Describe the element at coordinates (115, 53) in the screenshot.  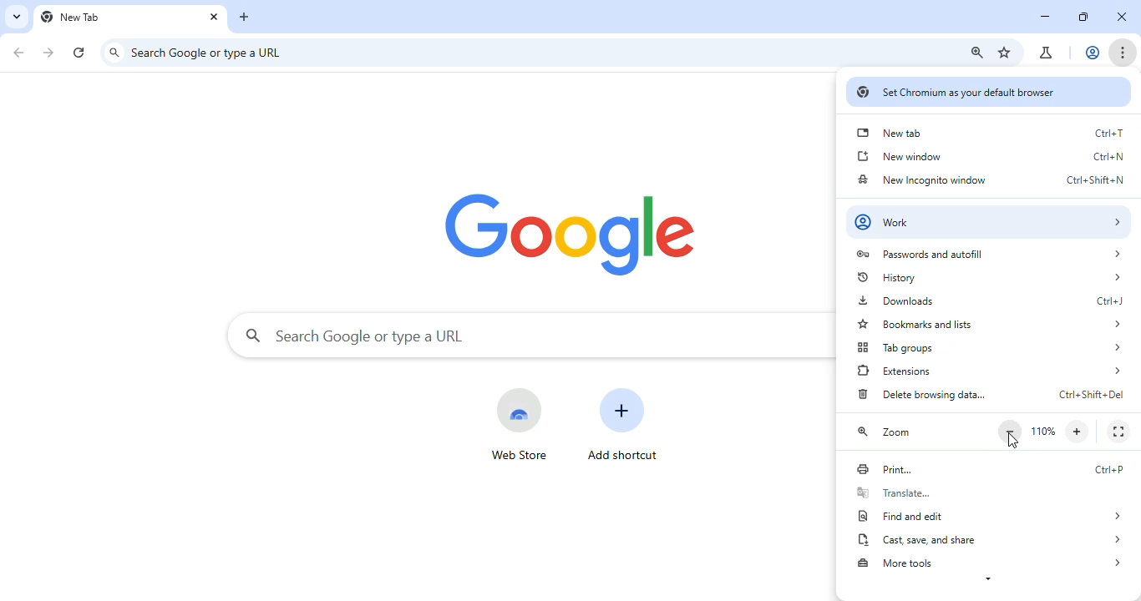
I see `search icon` at that location.